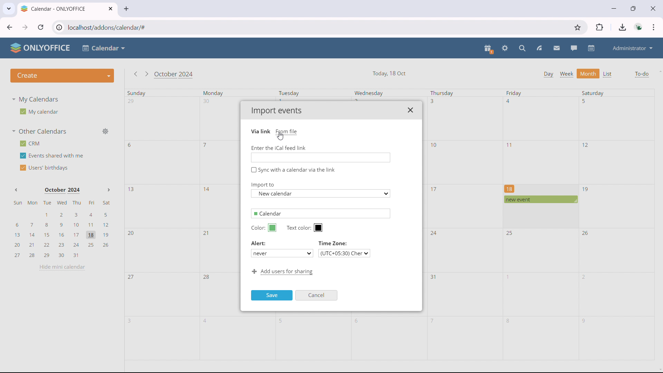 The width and height of the screenshot is (663, 373). What do you see at coordinates (511, 145) in the screenshot?
I see `11` at bounding box center [511, 145].